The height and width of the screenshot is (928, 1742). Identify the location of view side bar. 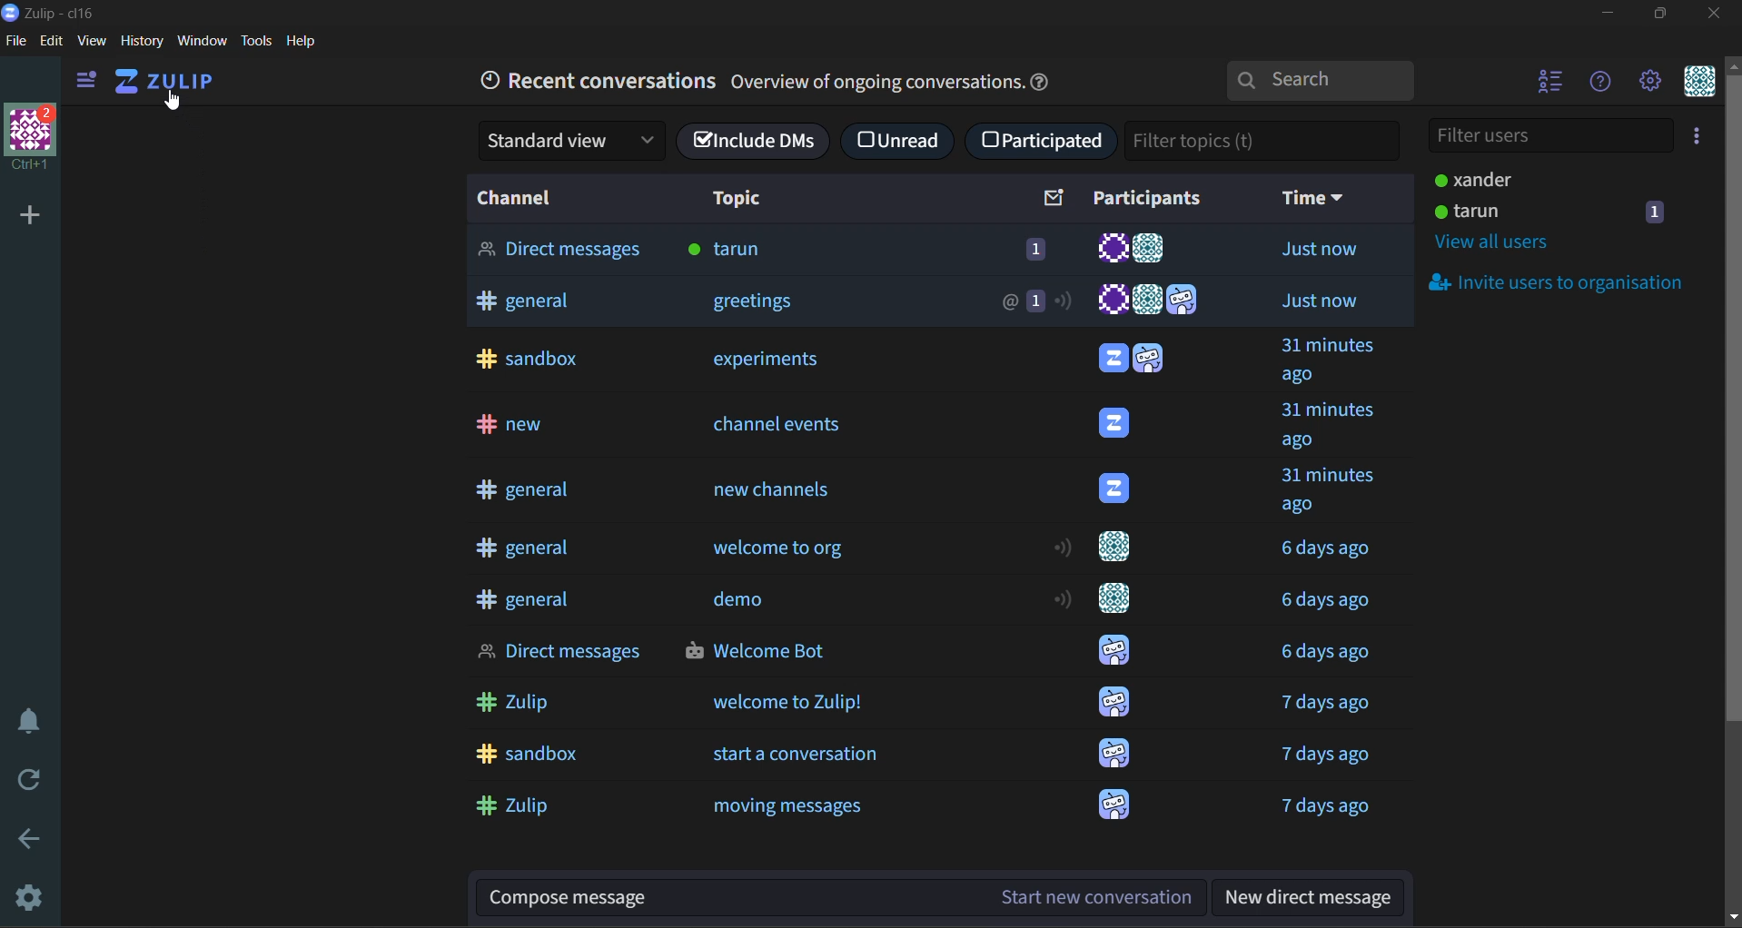
(87, 82).